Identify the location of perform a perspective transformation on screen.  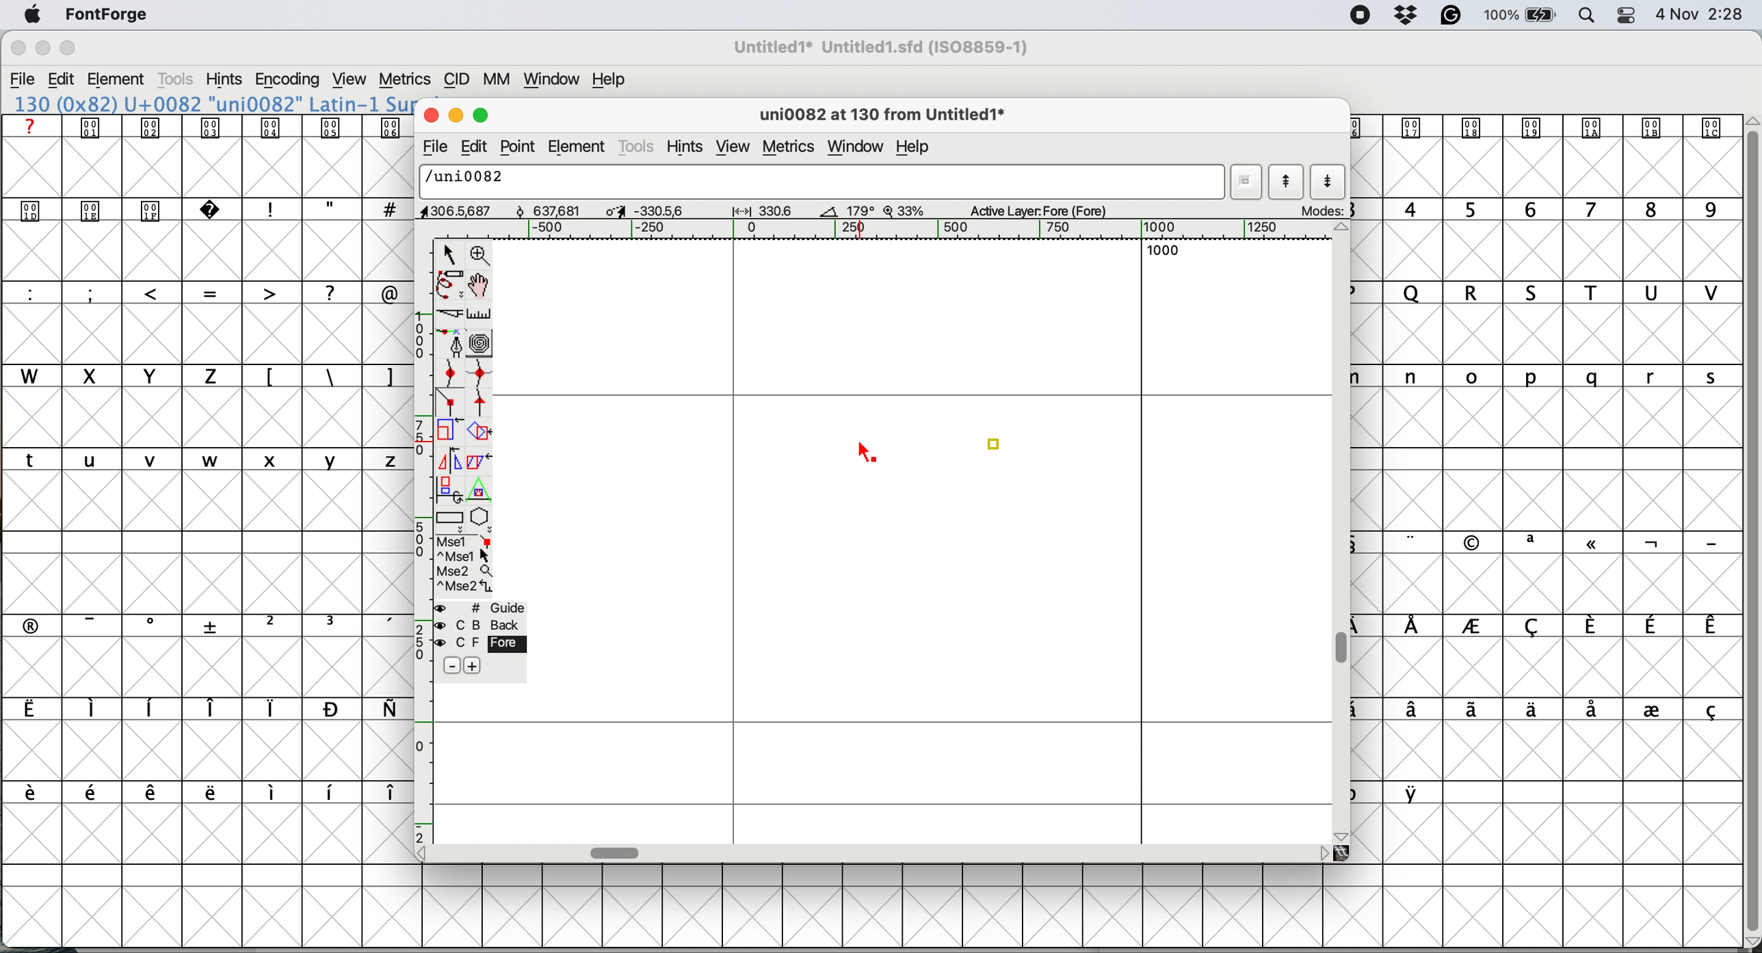
(482, 489).